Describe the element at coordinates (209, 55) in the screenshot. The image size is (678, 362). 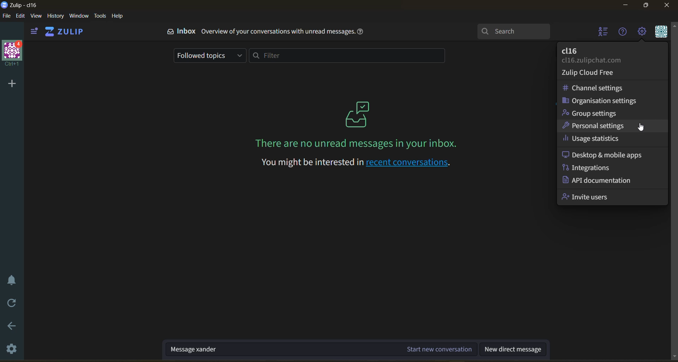
I see `followed topics` at that location.